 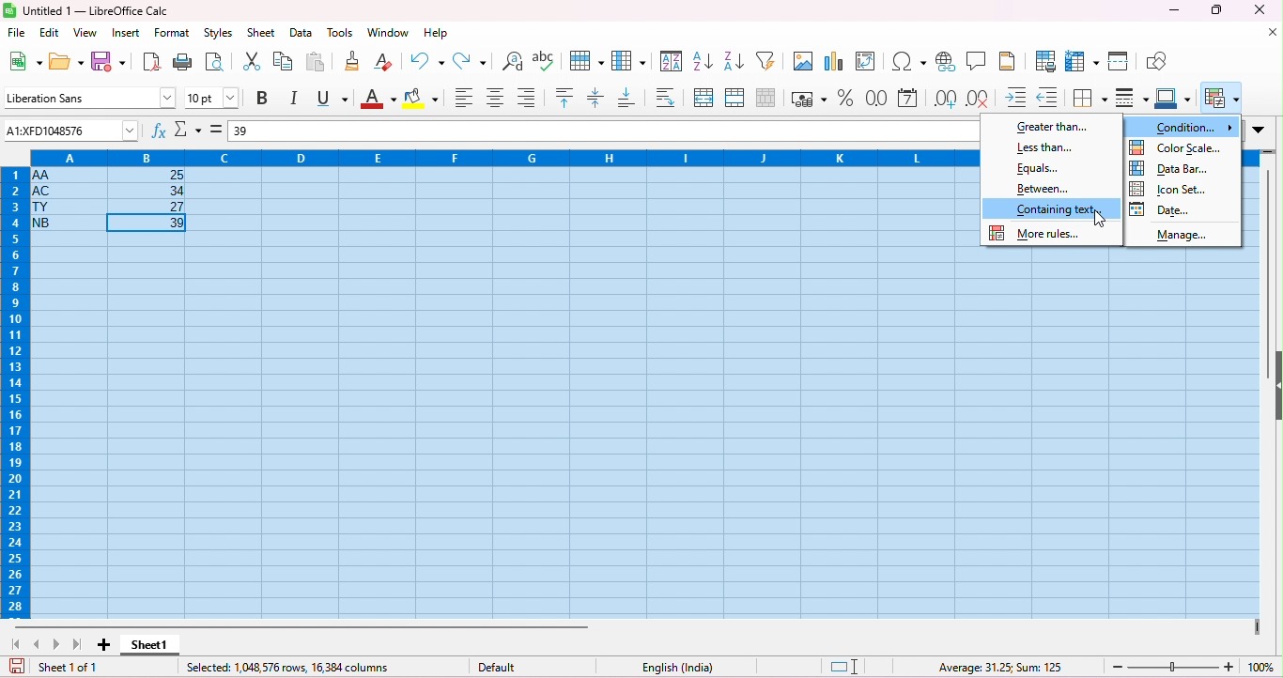 What do you see at coordinates (1275, 384) in the screenshot?
I see `hide` at bounding box center [1275, 384].